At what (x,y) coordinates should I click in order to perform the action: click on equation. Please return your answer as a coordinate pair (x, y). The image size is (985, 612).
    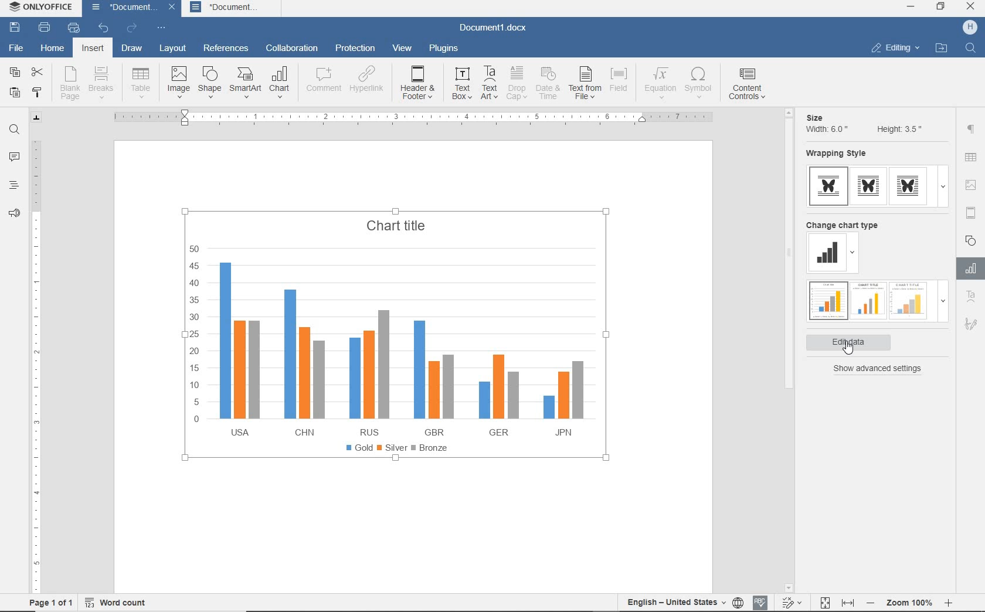
    Looking at the image, I should click on (658, 84).